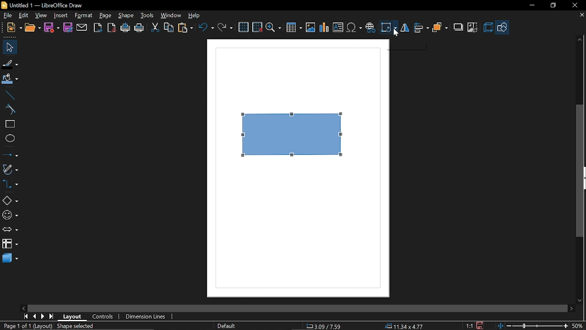 Image resolution: width=586 pixels, height=330 pixels. Describe the element at coordinates (224, 27) in the screenshot. I see `Redo` at that location.